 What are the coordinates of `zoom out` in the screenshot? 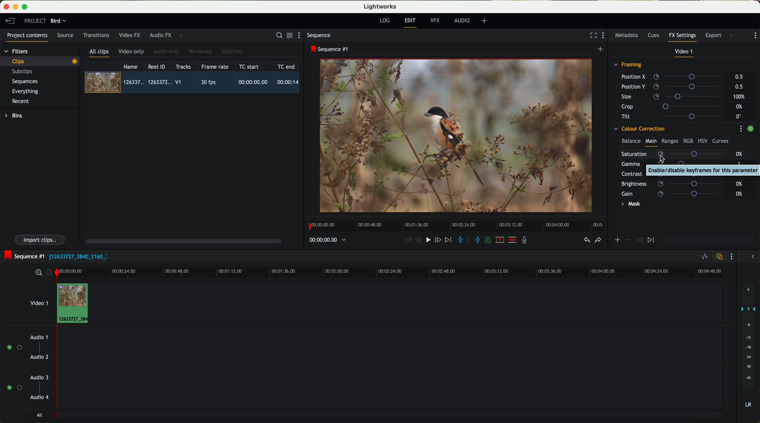 It's located at (50, 274).